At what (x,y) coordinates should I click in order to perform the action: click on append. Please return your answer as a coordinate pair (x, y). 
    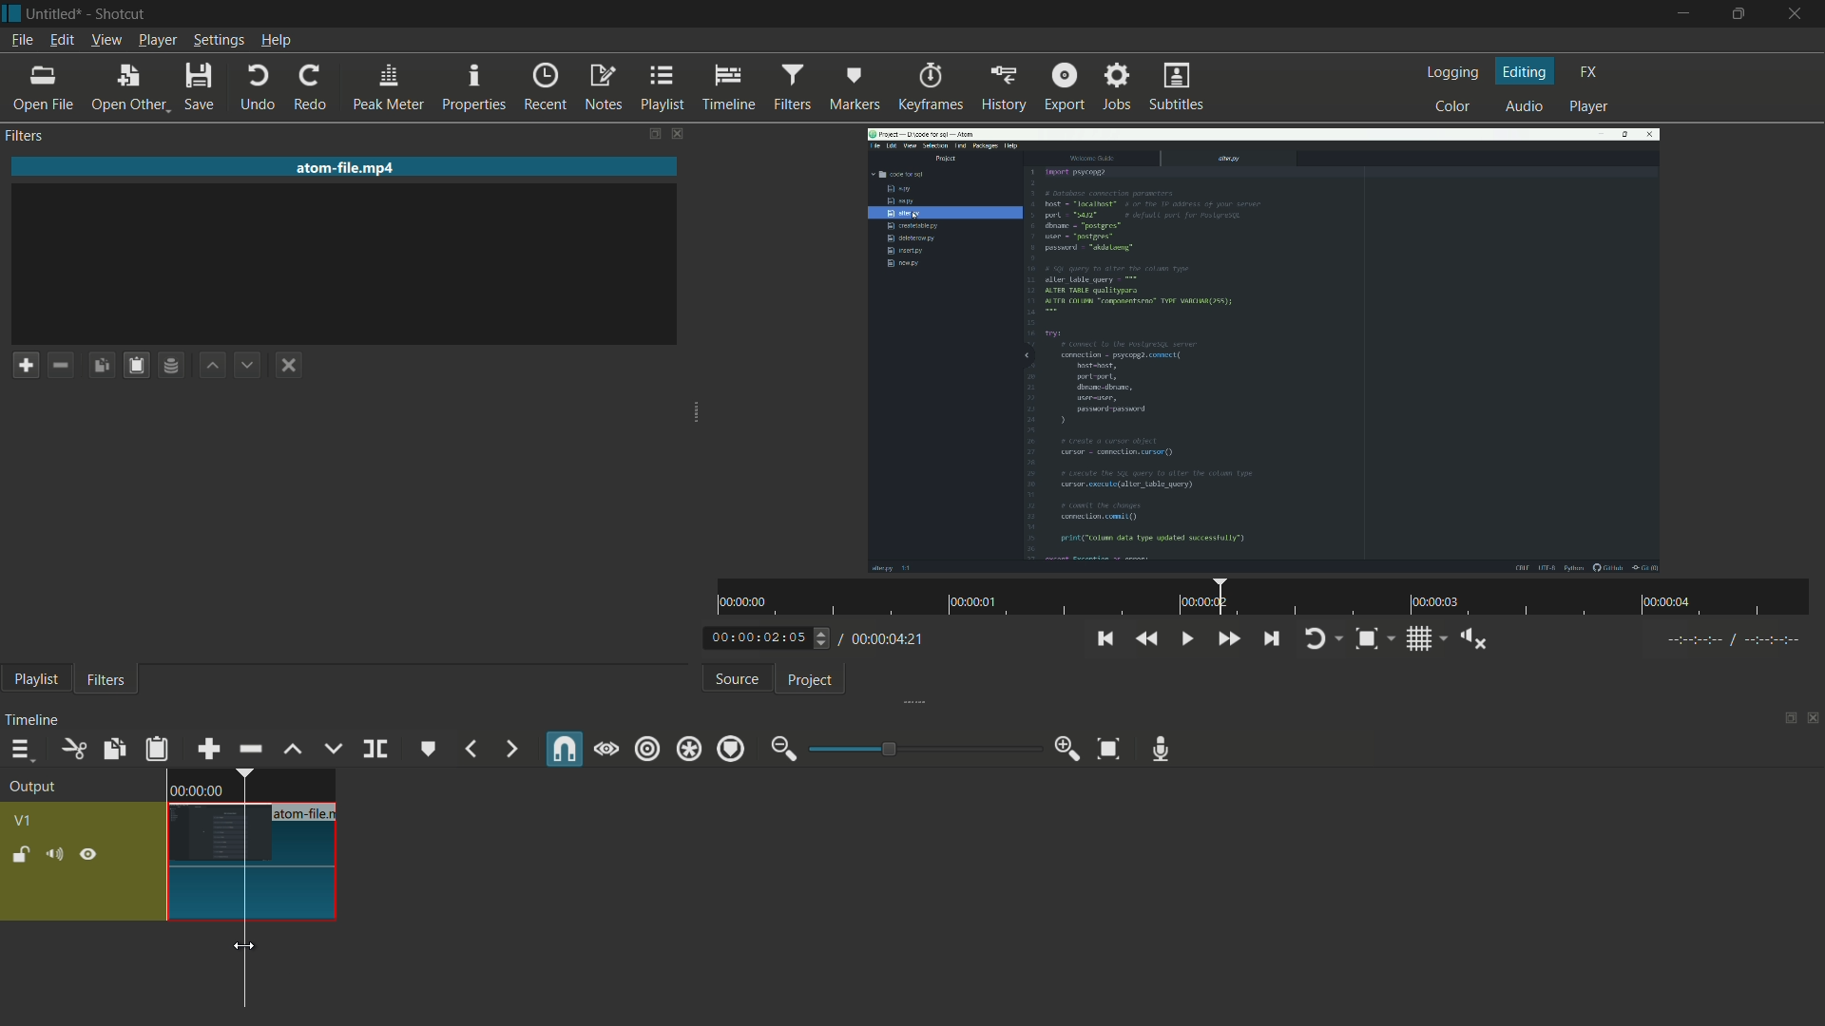
    Looking at the image, I should click on (210, 749).